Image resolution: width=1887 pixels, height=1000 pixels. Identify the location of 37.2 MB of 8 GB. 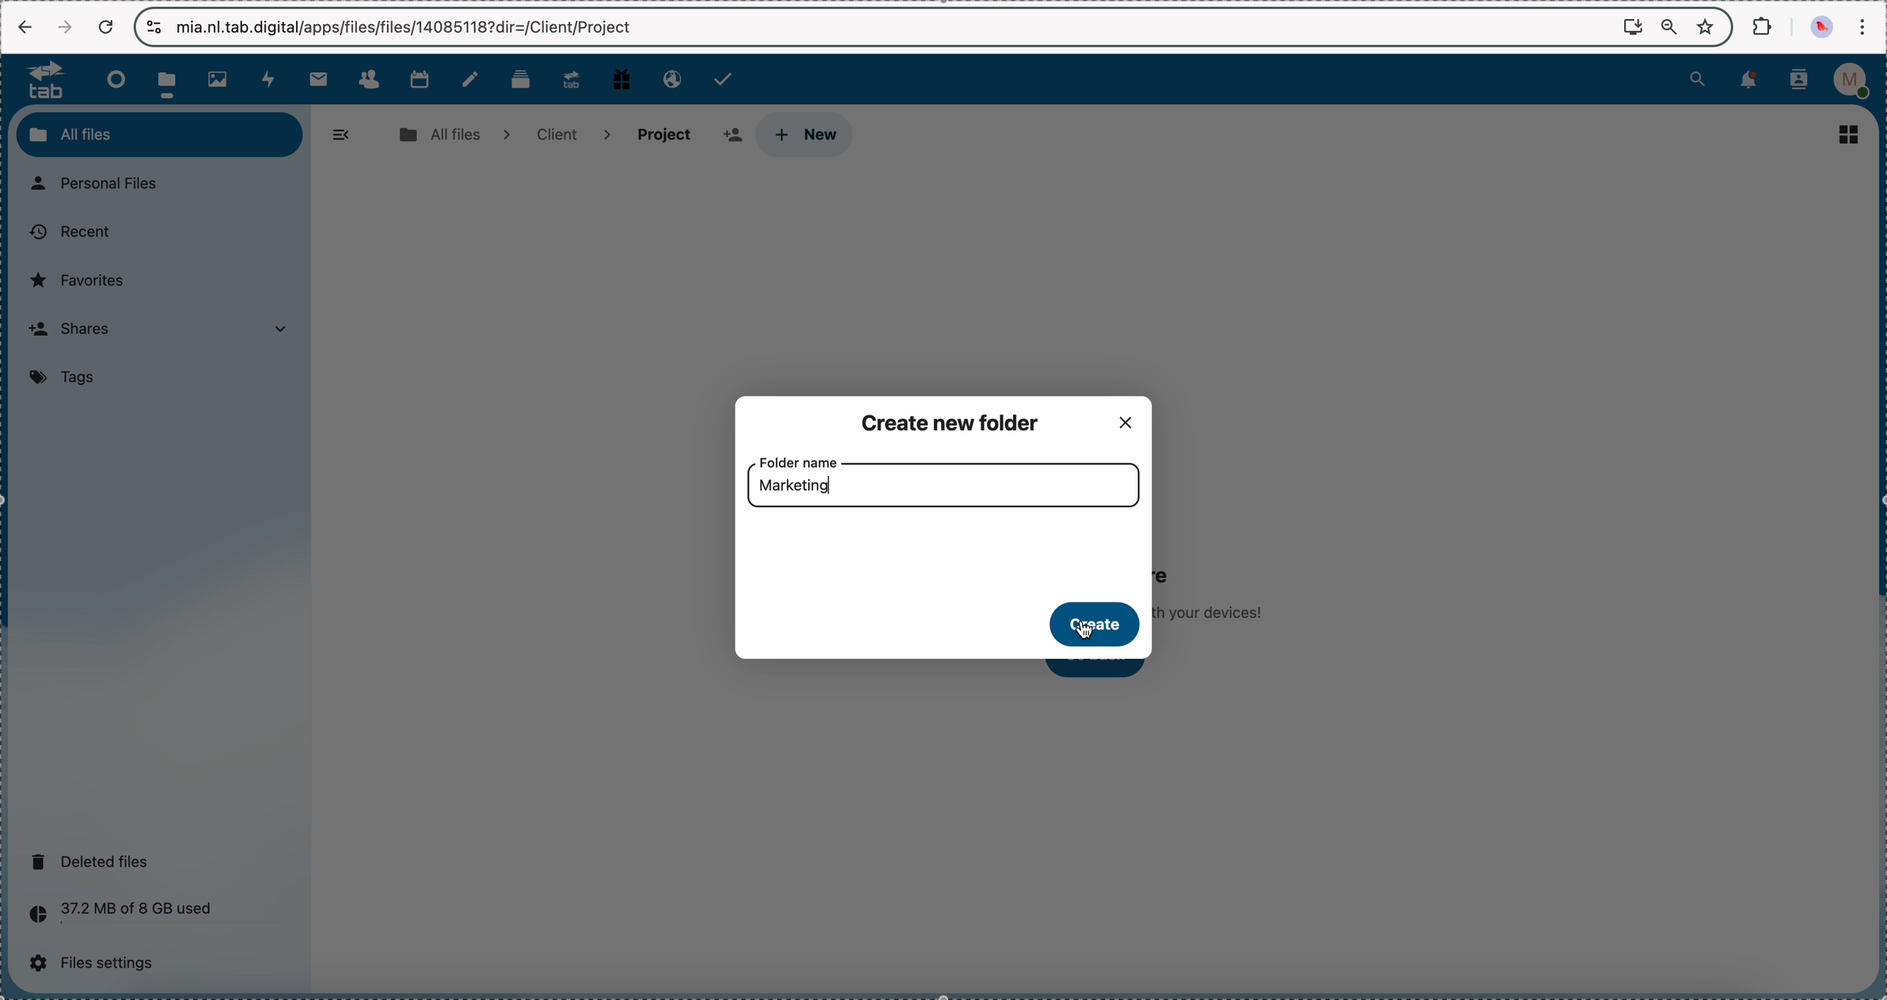
(116, 917).